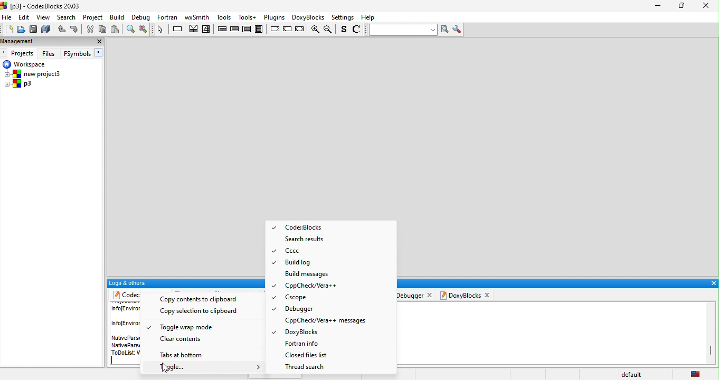 The image size is (719, 380). I want to click on copy selection to clipboard, so click(204, 312).